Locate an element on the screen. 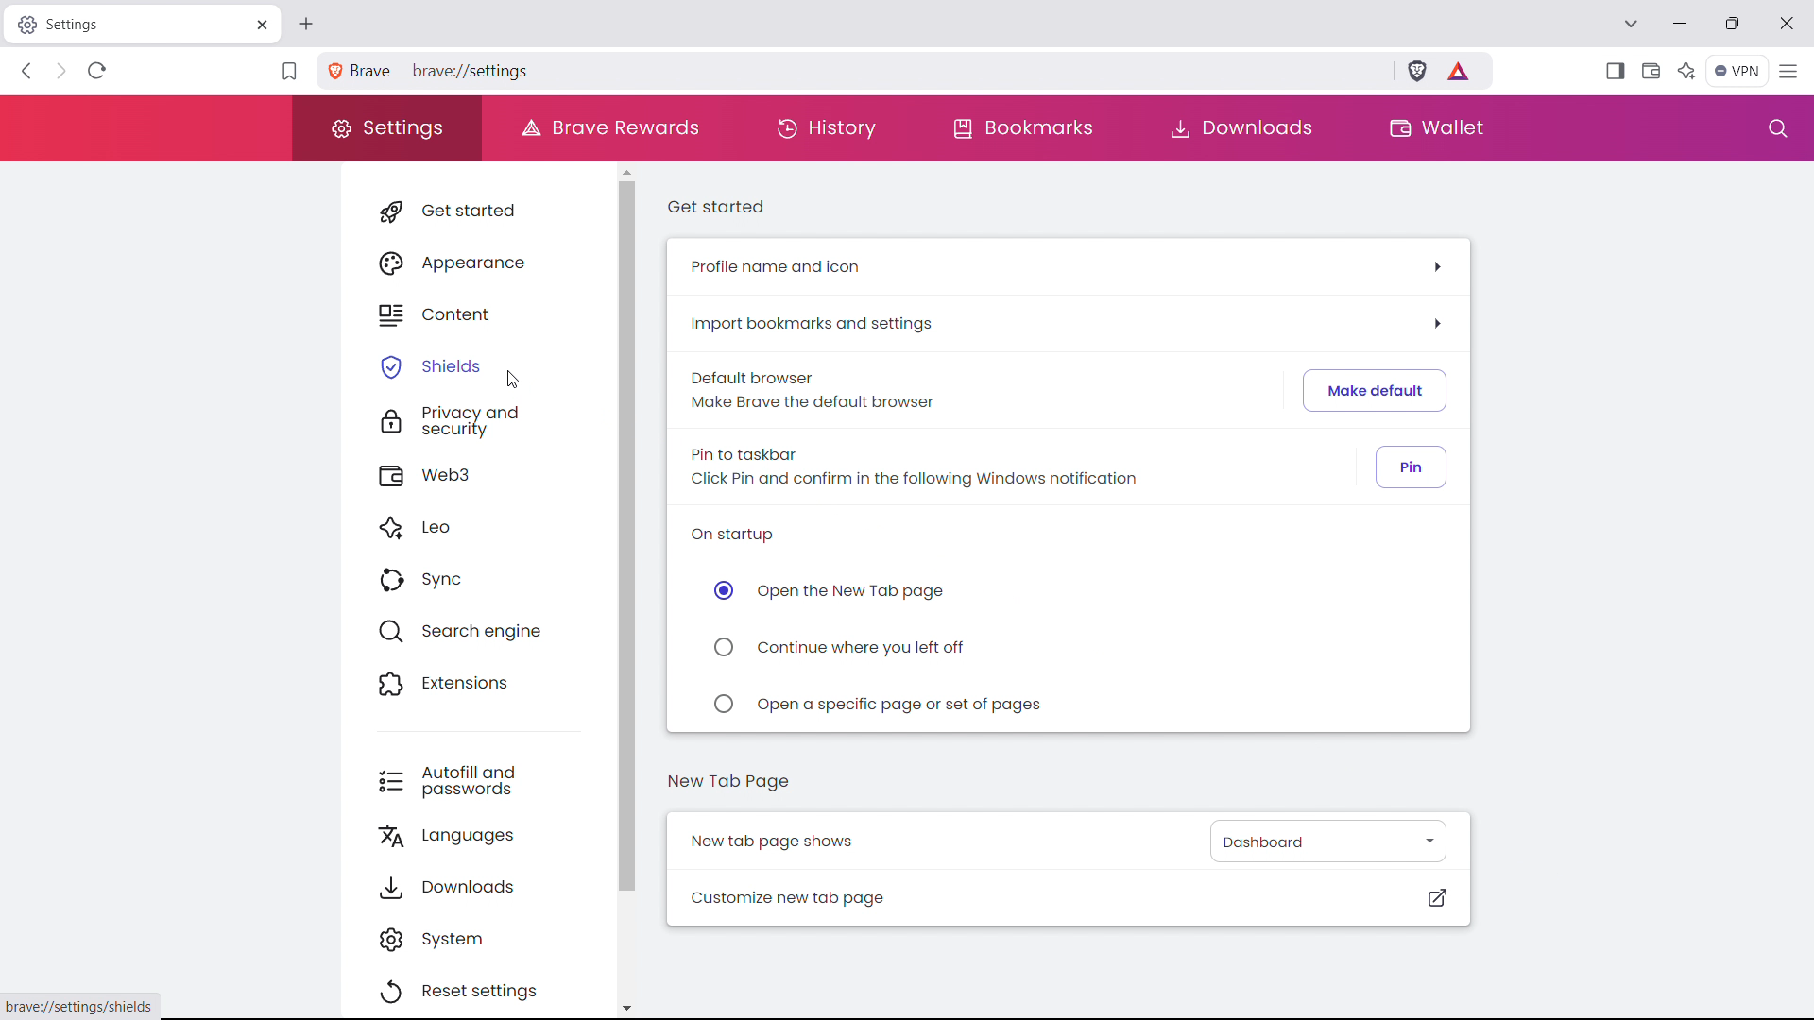 The image size is (1814, 1020). make a default is located at coordinates (1376, 390).